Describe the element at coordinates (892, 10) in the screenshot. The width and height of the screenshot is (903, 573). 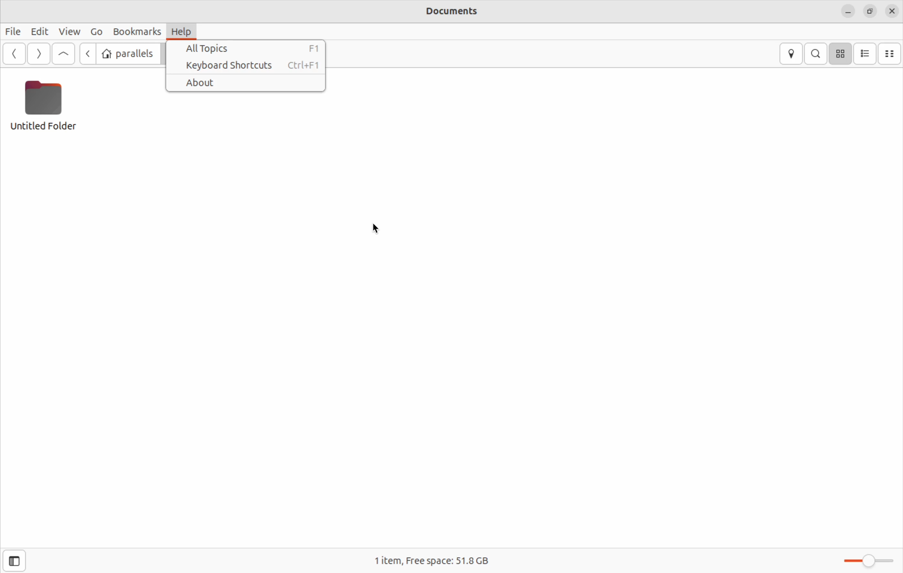
I see `close` at that location.